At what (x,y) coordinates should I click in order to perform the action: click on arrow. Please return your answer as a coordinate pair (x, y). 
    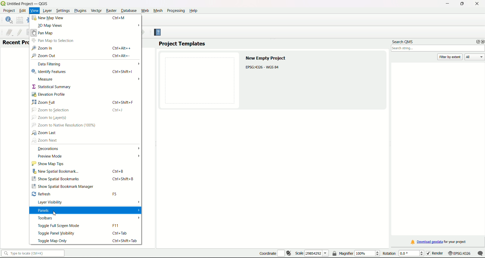
    Looking at the image, I should click on (138, 156).